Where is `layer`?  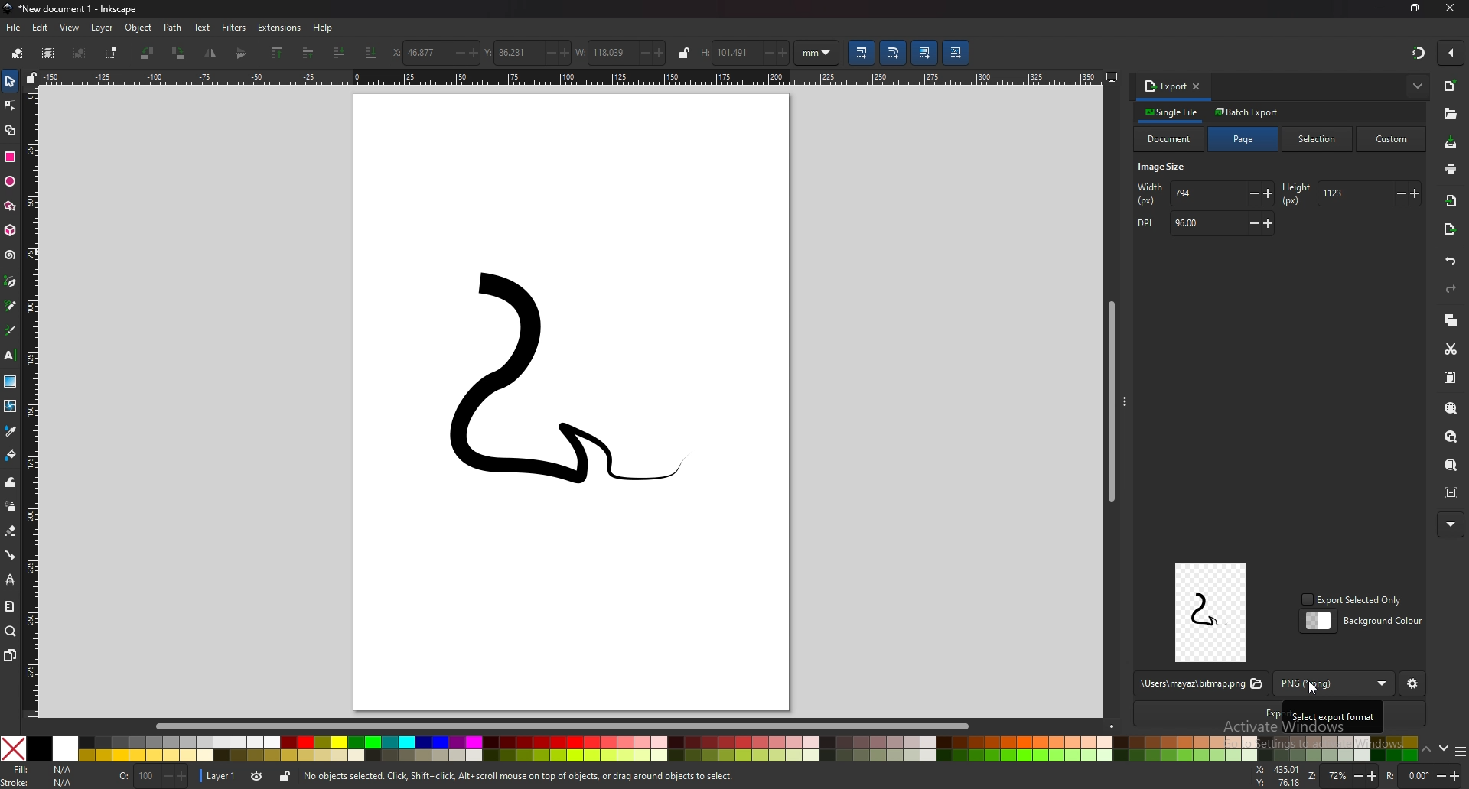
layer is located at coordinates (104, 28).